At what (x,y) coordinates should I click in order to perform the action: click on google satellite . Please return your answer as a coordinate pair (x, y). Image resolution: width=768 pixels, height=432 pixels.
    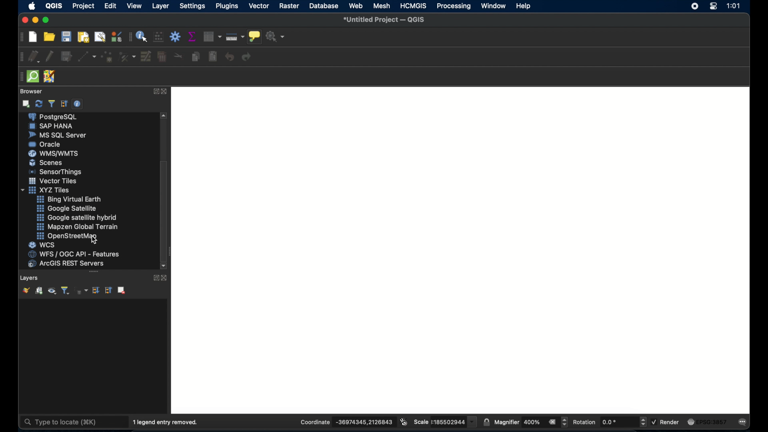
    Looking at the image, I should click on (68, 209).